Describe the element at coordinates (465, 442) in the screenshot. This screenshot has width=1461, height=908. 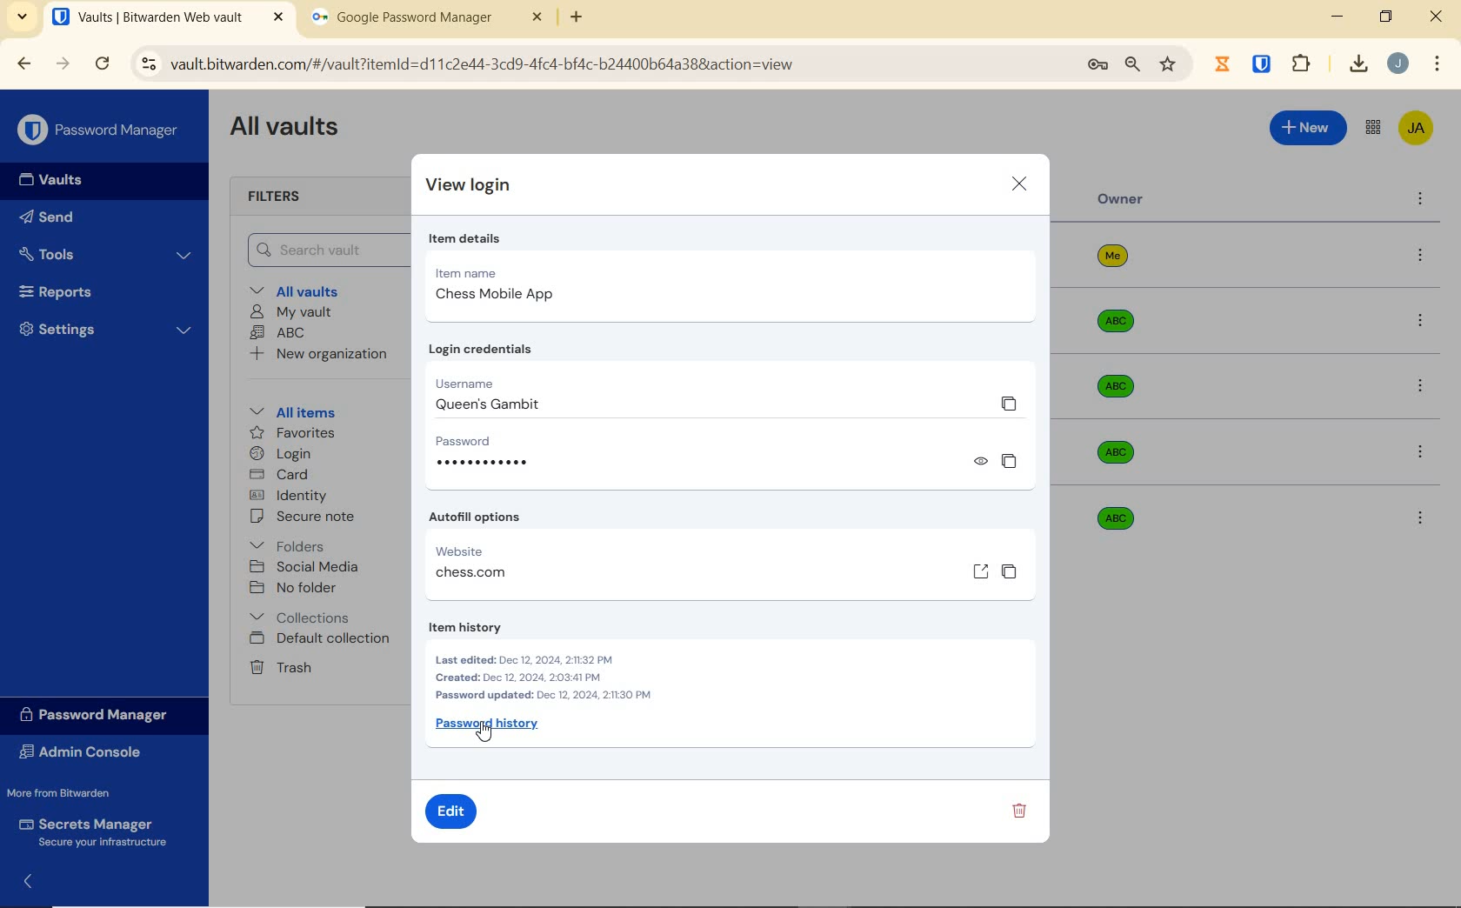
I see `Password` at that location.